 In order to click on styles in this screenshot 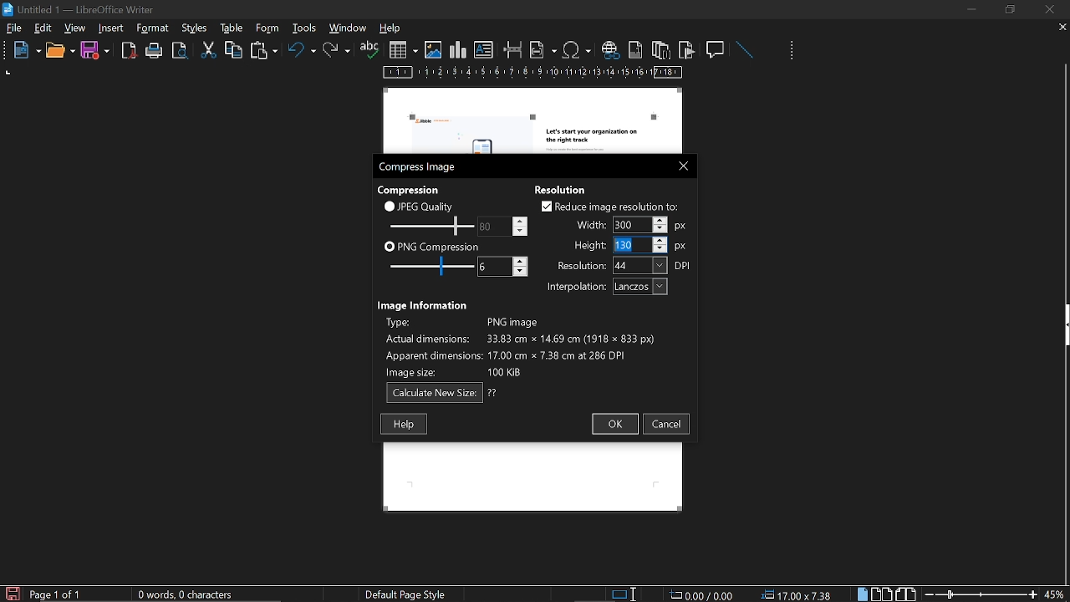, I will do `click(229, 28)`.